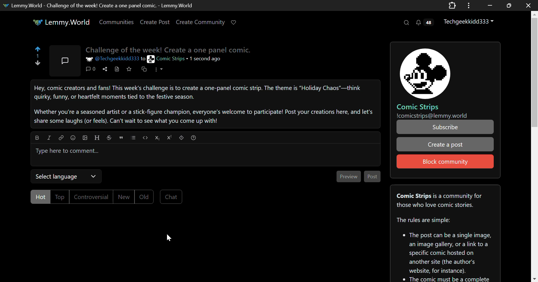 This screenshot has width=538, height=282. I want to click on quote, so click(122, 137).